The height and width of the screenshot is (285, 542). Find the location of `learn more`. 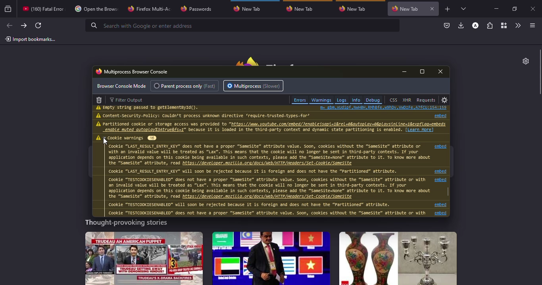

learn more is located at coordinates (420, 129).